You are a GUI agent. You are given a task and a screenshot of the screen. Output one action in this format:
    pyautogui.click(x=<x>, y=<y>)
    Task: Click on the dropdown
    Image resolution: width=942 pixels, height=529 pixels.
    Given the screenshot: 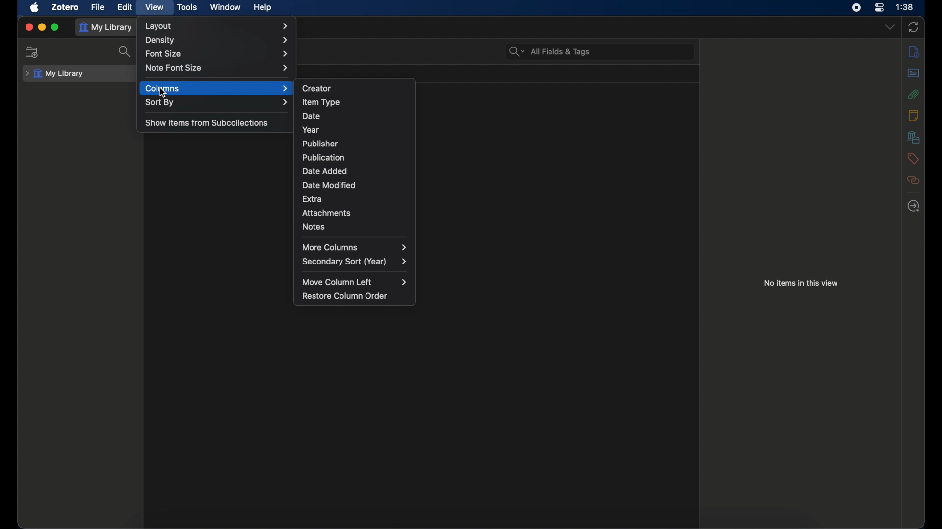 What is the action you would take?
    pyautogui.click(x=890, y=28)
    